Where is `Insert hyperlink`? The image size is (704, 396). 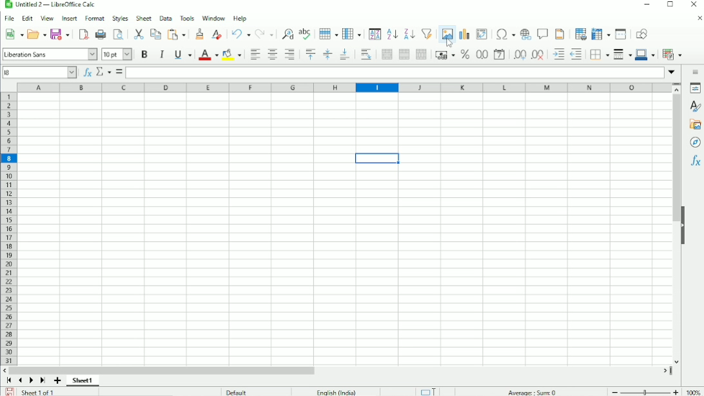
Insert hyperlink is located at coordinates (525, 34).